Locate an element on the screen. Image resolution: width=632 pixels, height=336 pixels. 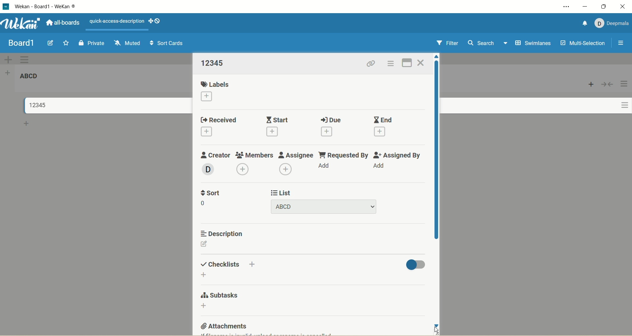
muted is located at coordinates (126, 42).